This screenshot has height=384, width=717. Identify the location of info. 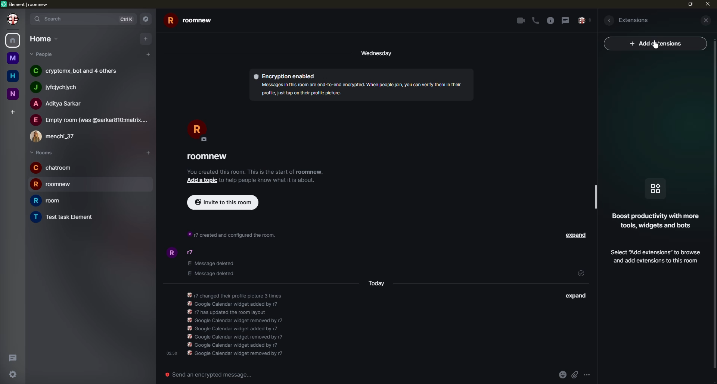
(655, 221).